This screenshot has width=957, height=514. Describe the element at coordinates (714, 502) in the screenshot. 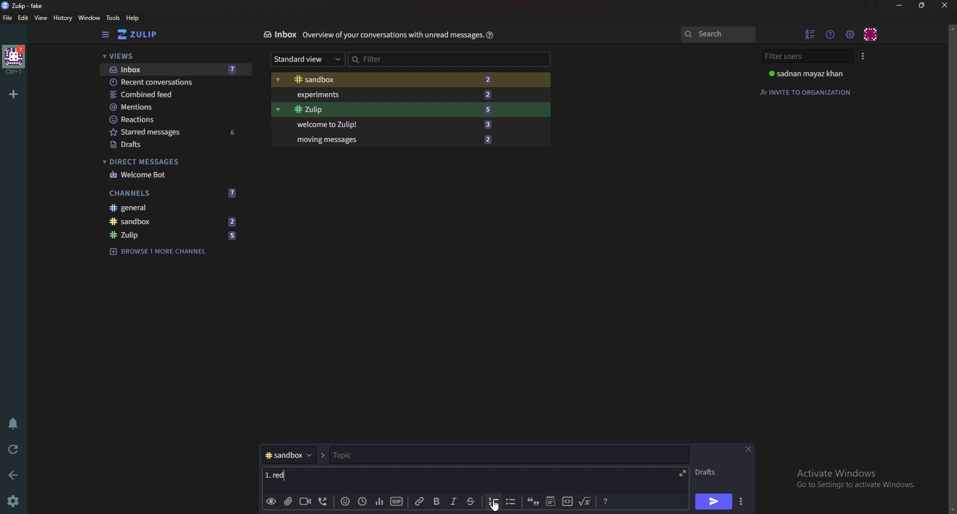

I see `Send` at that location.